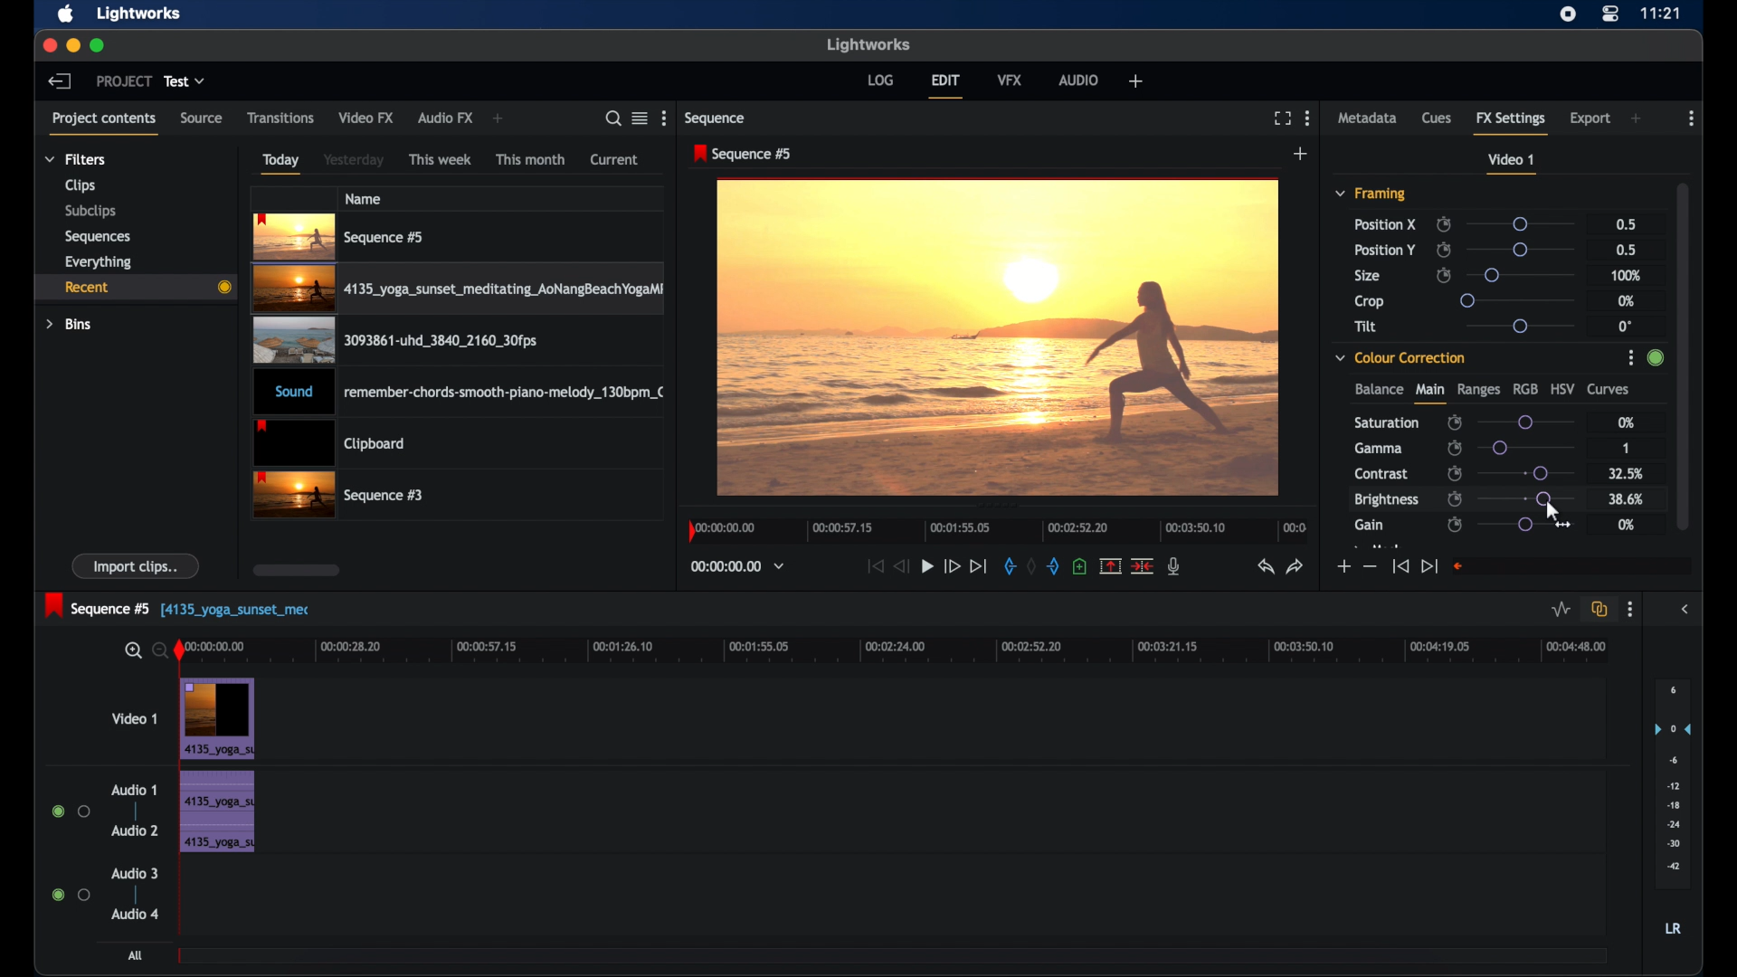 The width and height of the screenshot is (1737, 977). I want to click on audio, so click(1079, 80).